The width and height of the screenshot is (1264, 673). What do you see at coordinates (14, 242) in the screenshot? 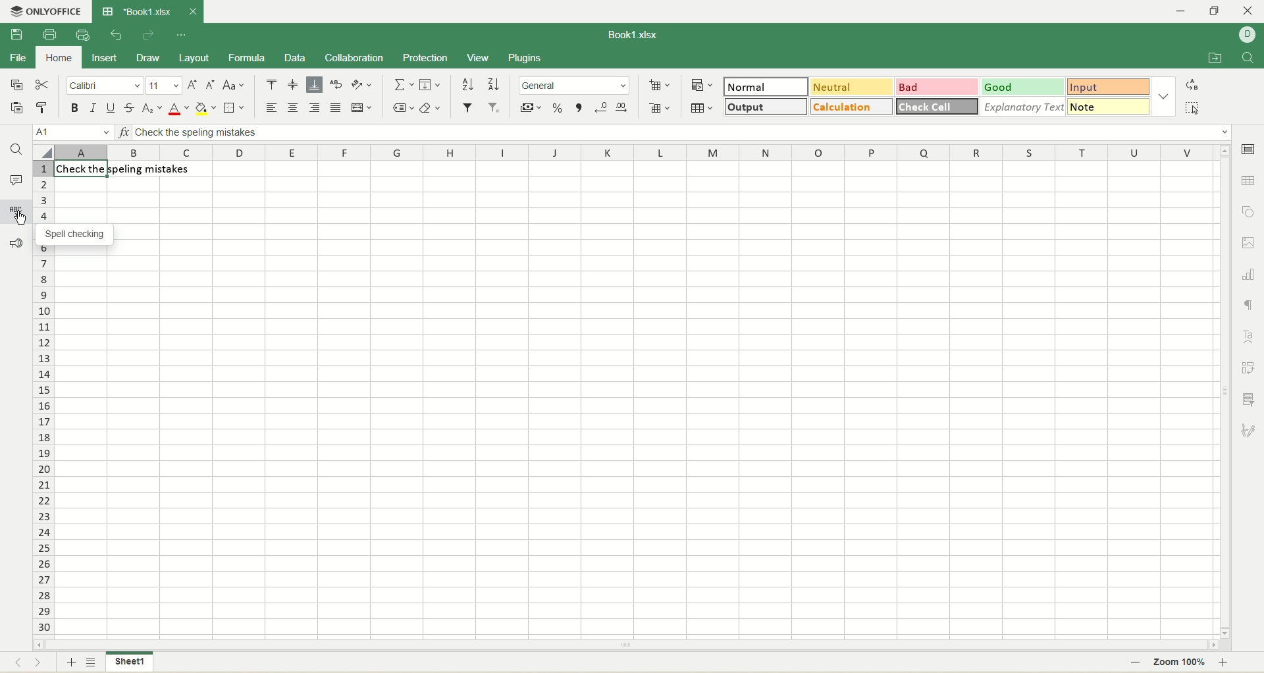
I see `feedback and support` at bounding box center [14, 242].